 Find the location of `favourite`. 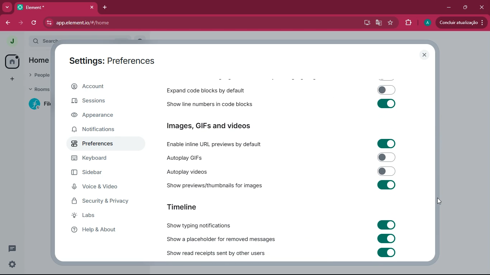

favourite is located at coordinates (392, 23).